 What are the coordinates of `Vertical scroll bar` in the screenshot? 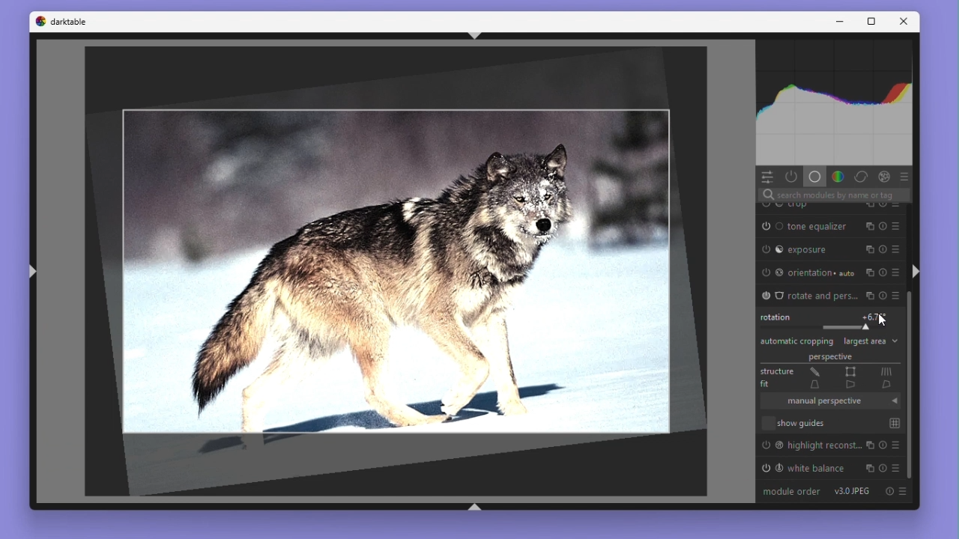 It's located at (912, 383).